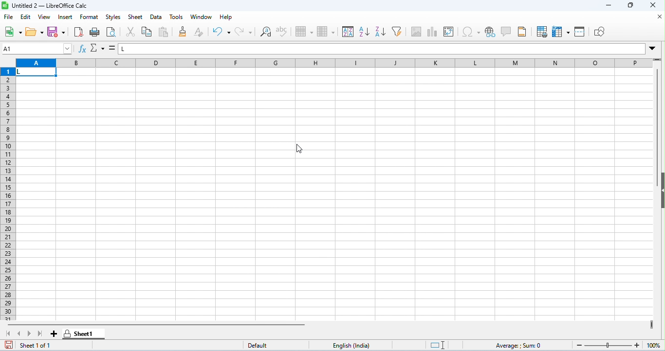 This screenshot has width=665, height=351. I want to click on paste, so click(166, 33).